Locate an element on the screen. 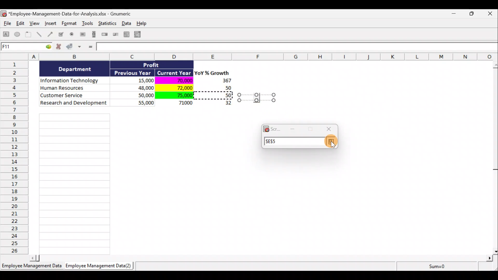 The height and width of the screenshot is (280, 498). Create an ellipse object is located at coordinates (17, 34).